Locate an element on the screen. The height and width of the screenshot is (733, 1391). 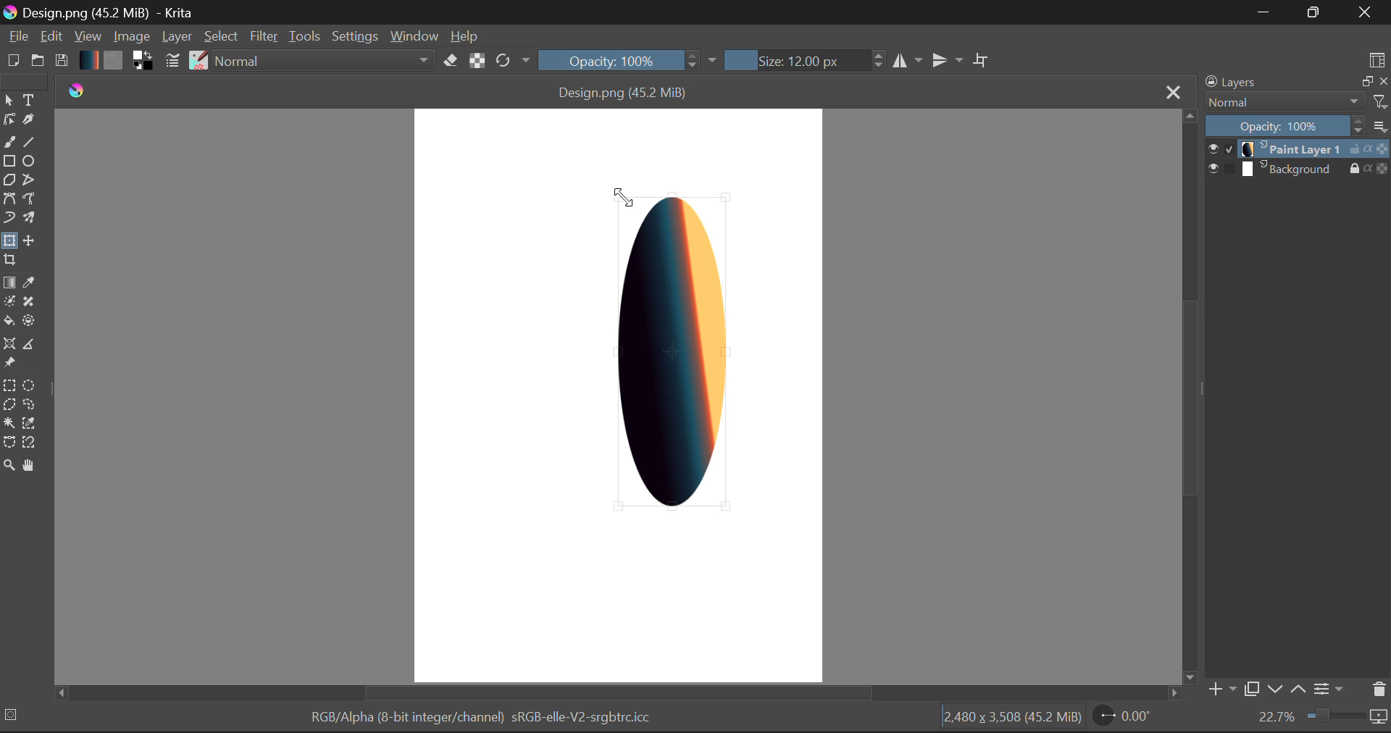
Vertical Mirror Flip is located at coordinates (907, 59).